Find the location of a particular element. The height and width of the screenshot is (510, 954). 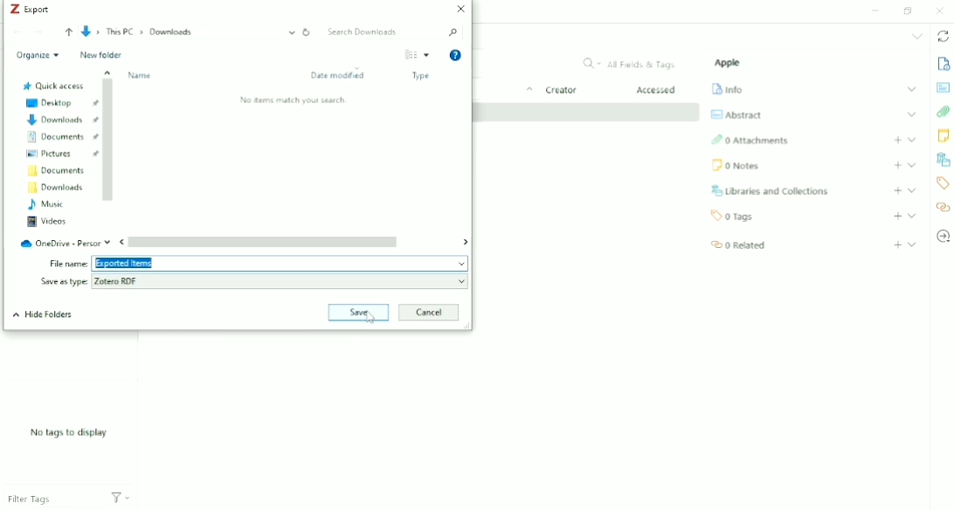

No tags to display is located at coordinates (67, 432).